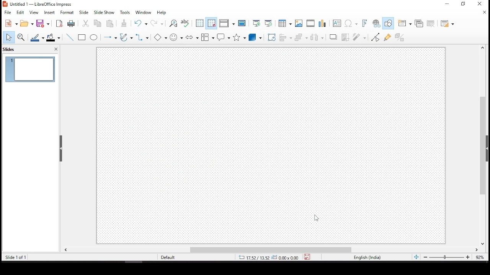  Describe the element at coordinates (59, 23) in the screenshot. I see `export as pdf` at that location.